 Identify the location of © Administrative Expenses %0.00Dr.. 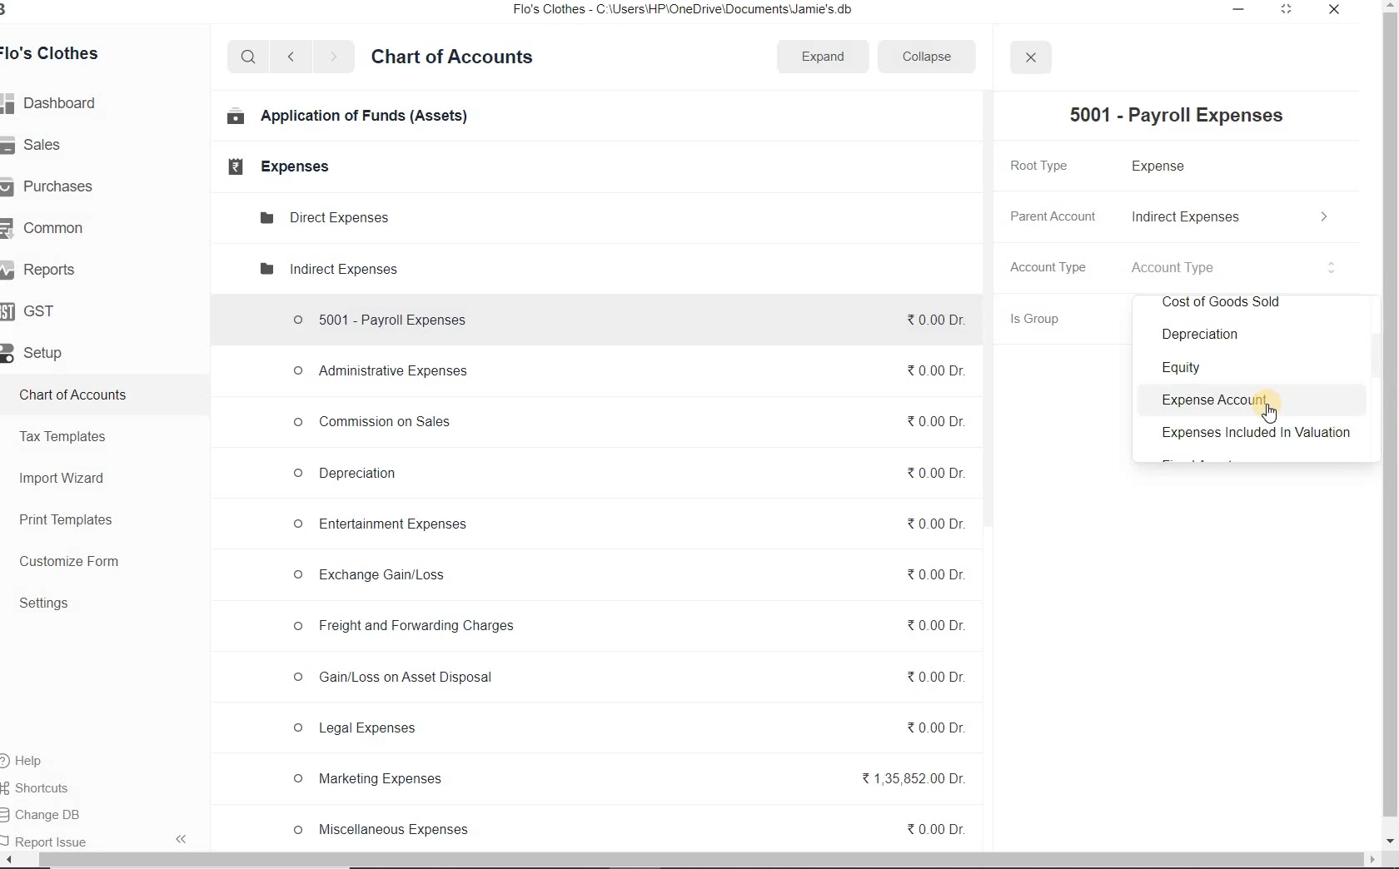
(629, 370).